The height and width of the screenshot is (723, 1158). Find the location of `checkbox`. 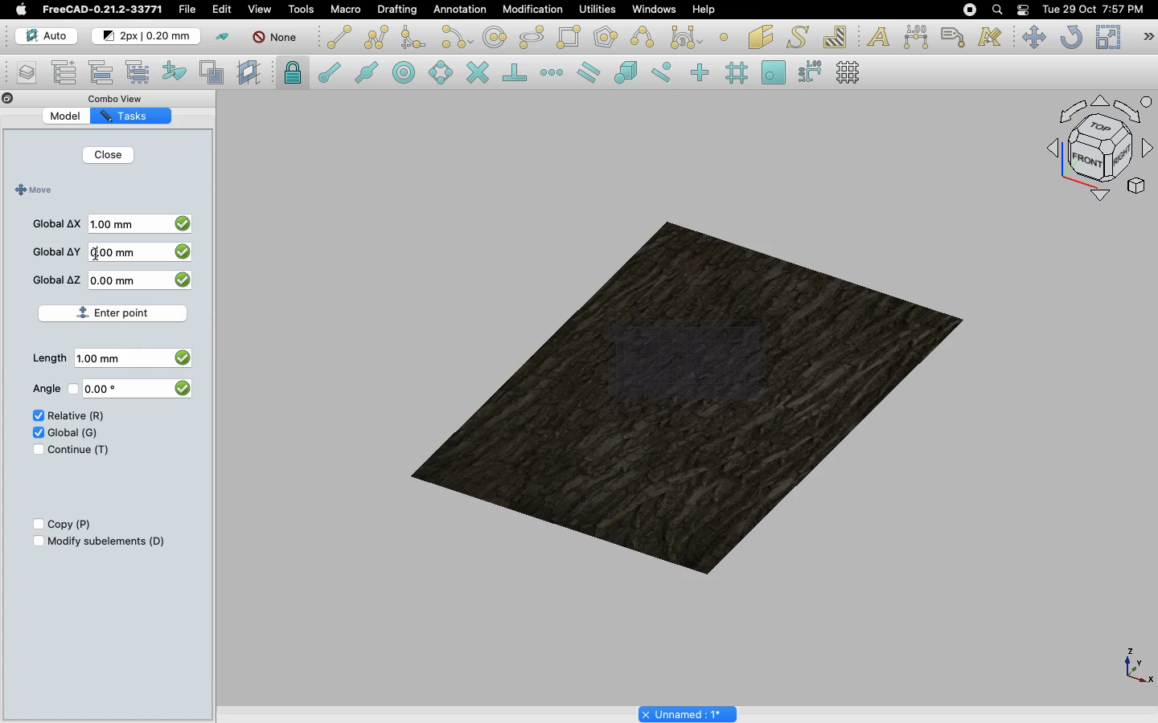

checkbox is located at coordinates (184, 222).